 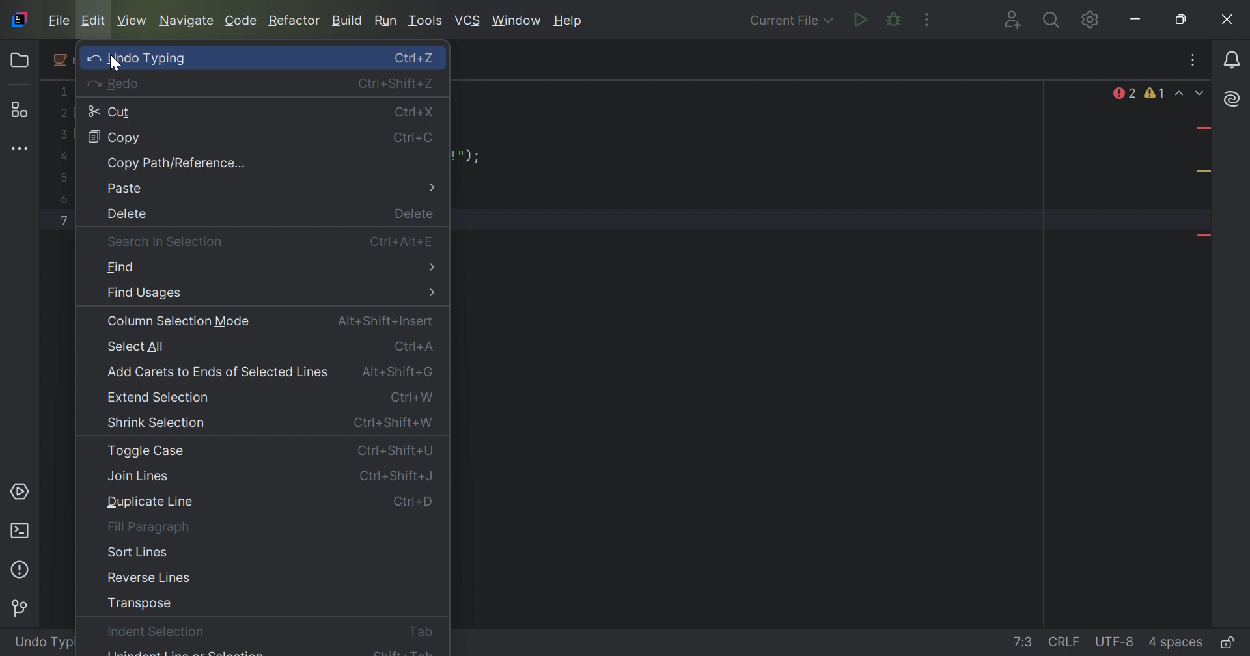 I want to click on cursor, so click(x=118, y=63).